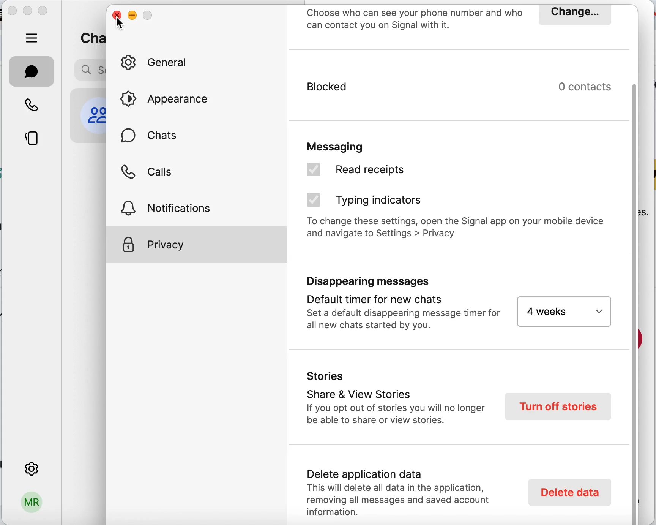  Describe the element at coordinates (415, 21) in the screenshot. I see `choose who can see your phone number` at that location.